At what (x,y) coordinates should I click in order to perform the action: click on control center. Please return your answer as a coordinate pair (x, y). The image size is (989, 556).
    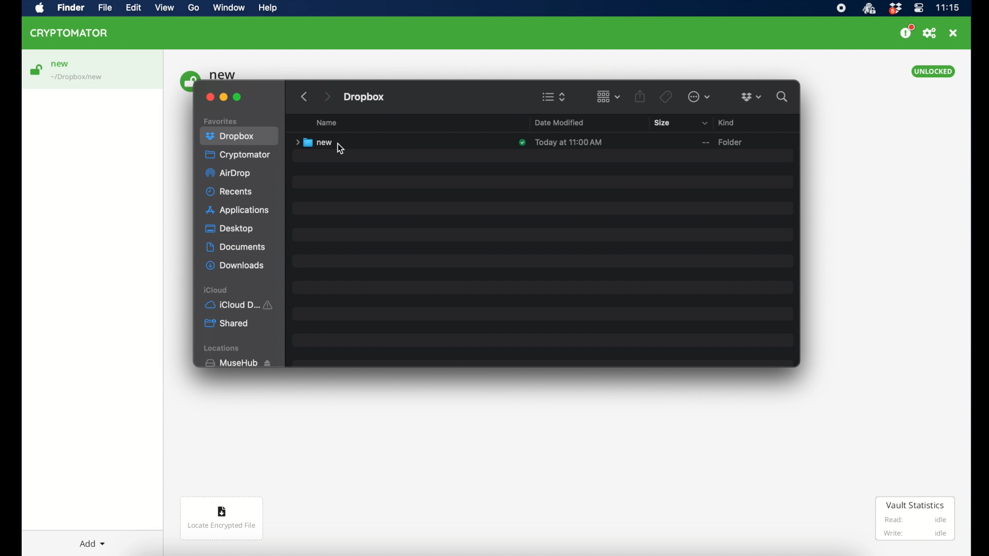
    Looking at the image, I should click on (919, 8).